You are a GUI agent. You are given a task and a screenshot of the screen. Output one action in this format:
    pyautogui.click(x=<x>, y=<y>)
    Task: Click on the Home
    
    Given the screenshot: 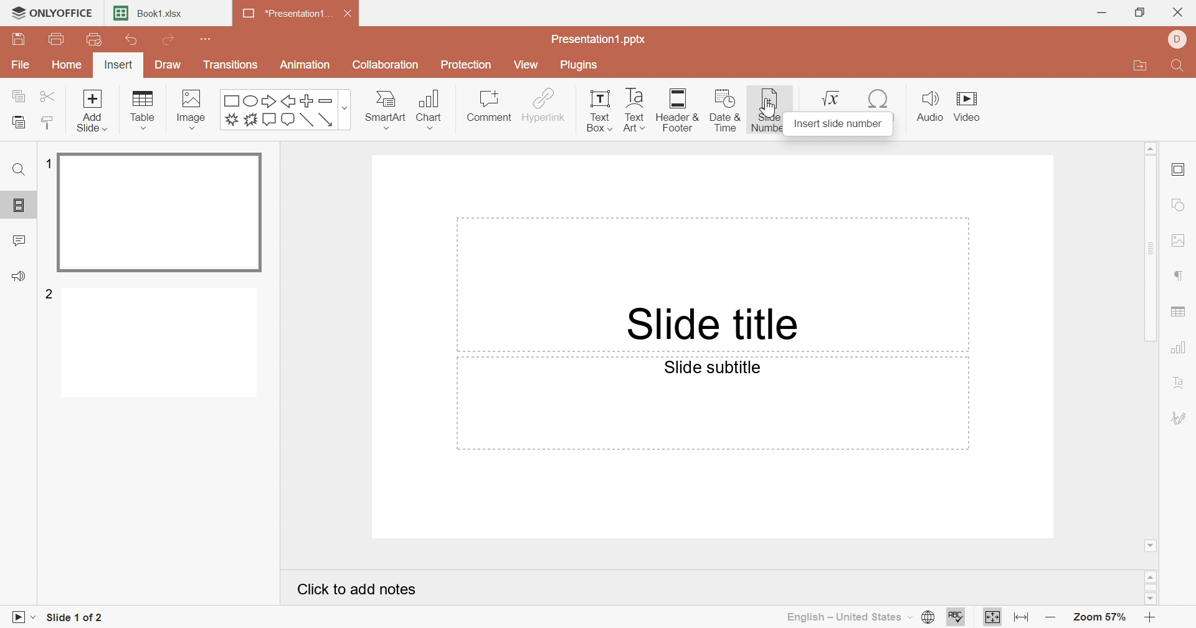 What is the action you would take?
    pyautogui.click(x=69, y=64)
    